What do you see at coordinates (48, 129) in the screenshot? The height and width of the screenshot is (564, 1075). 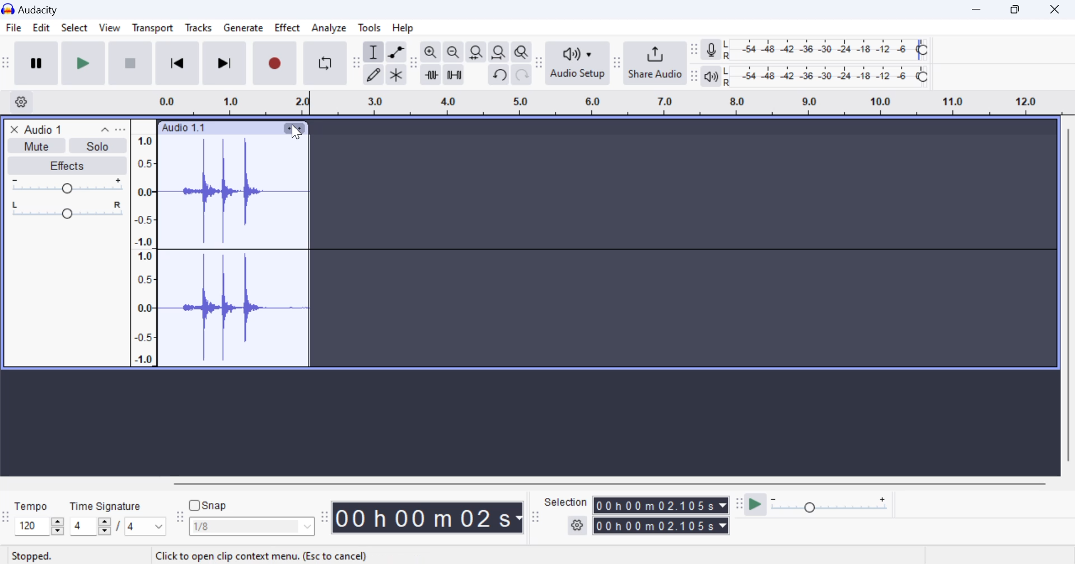 I see `Clip Title` at bounding box center [48, 129].